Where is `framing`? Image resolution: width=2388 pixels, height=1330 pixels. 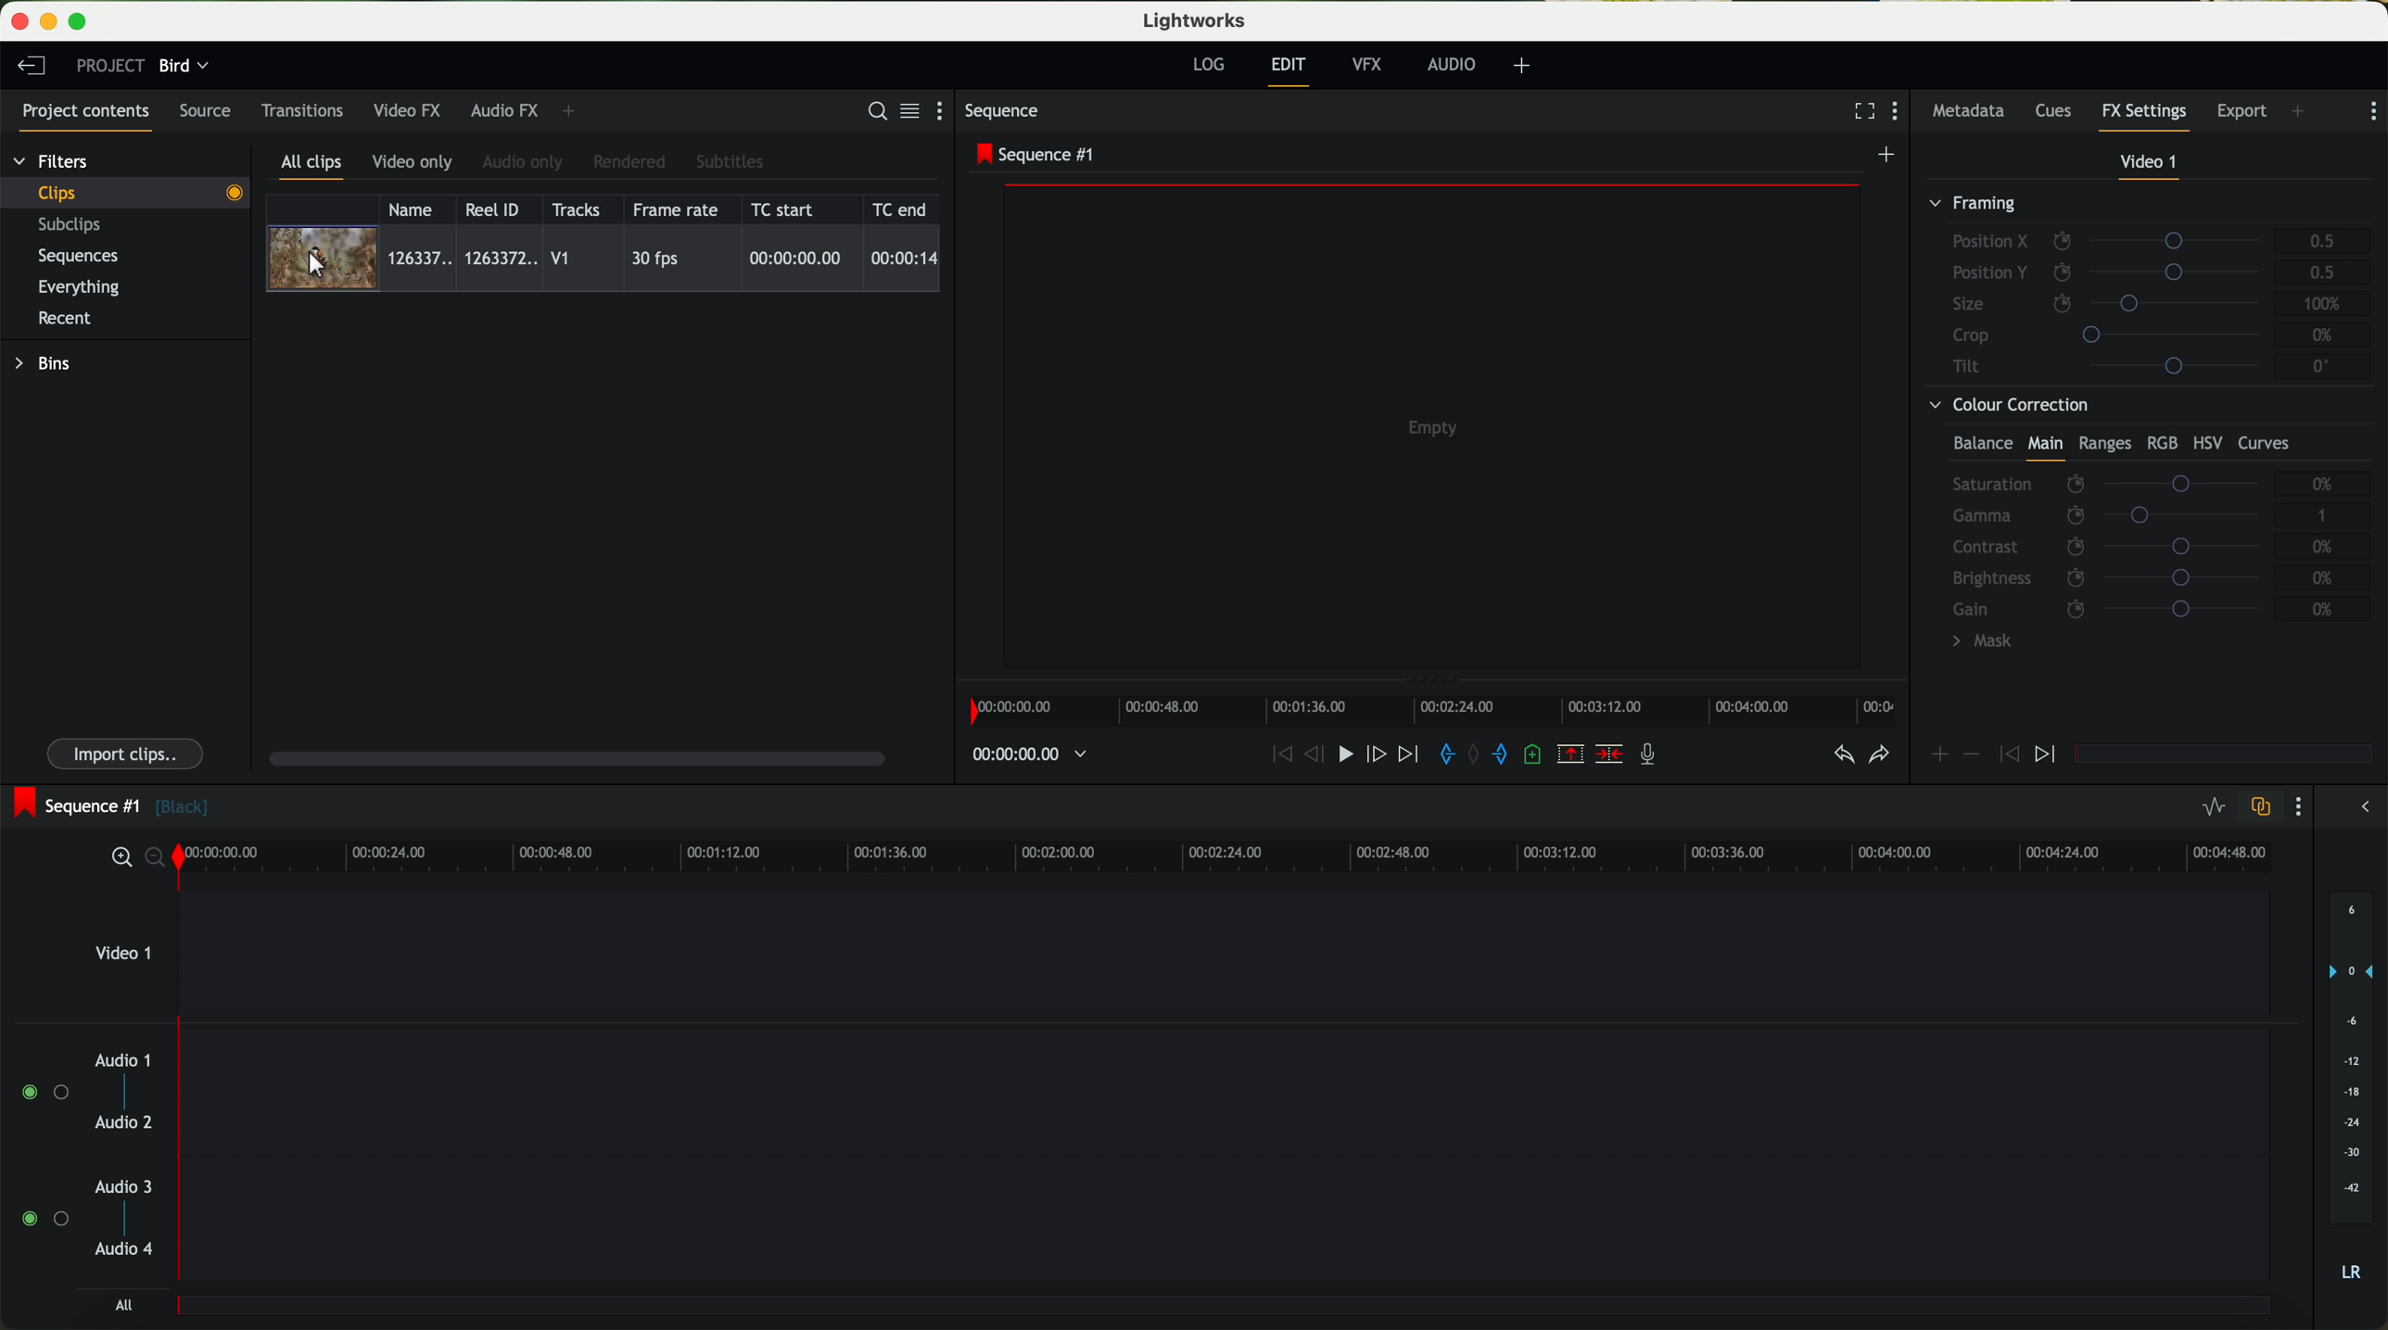
framing is located at coordinates (1974, 206).